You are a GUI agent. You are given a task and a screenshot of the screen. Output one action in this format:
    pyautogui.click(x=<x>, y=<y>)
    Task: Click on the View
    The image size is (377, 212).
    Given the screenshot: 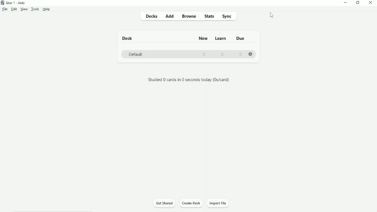 What is the action you would take?
    pyautogui.click(x=24, y=9)
    